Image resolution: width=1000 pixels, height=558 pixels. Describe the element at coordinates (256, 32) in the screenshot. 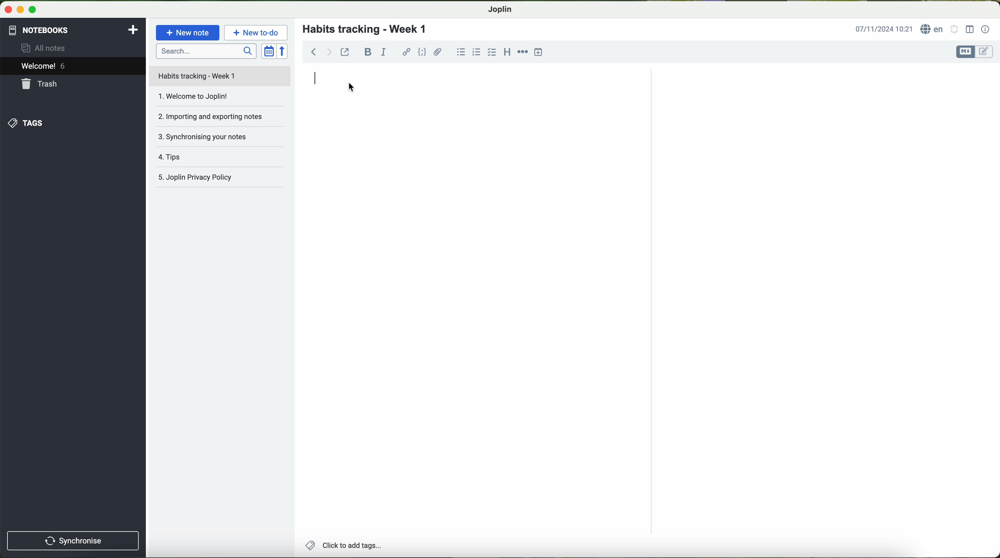

I see `new to-do button` at that location.